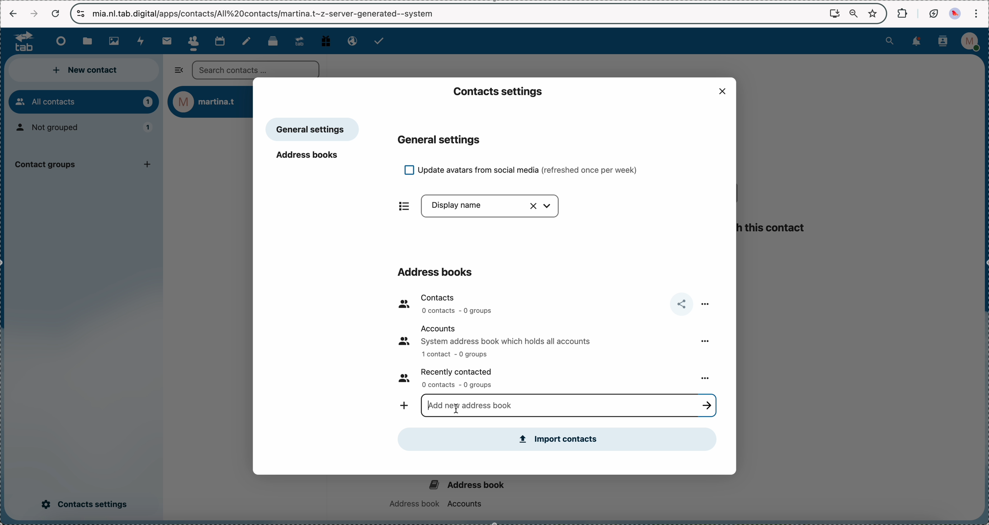  Describe the element at coordinates (457, 412) in the screenshot. I see `cursor` at that location.